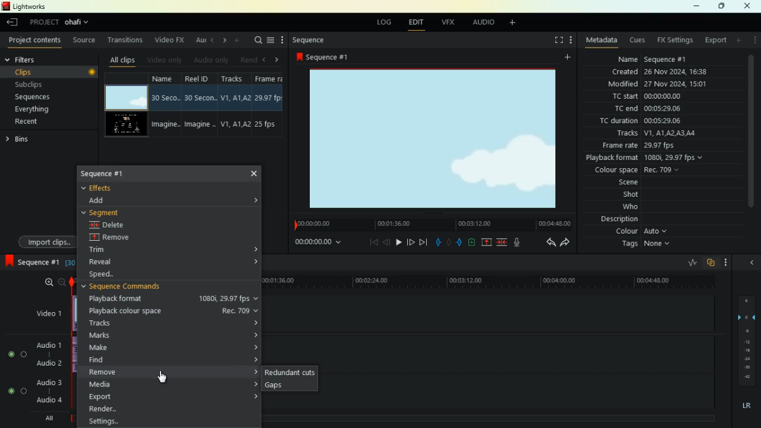 The height and width of the screenshot is (428, 761). I want to click on right, so click(224, 40).